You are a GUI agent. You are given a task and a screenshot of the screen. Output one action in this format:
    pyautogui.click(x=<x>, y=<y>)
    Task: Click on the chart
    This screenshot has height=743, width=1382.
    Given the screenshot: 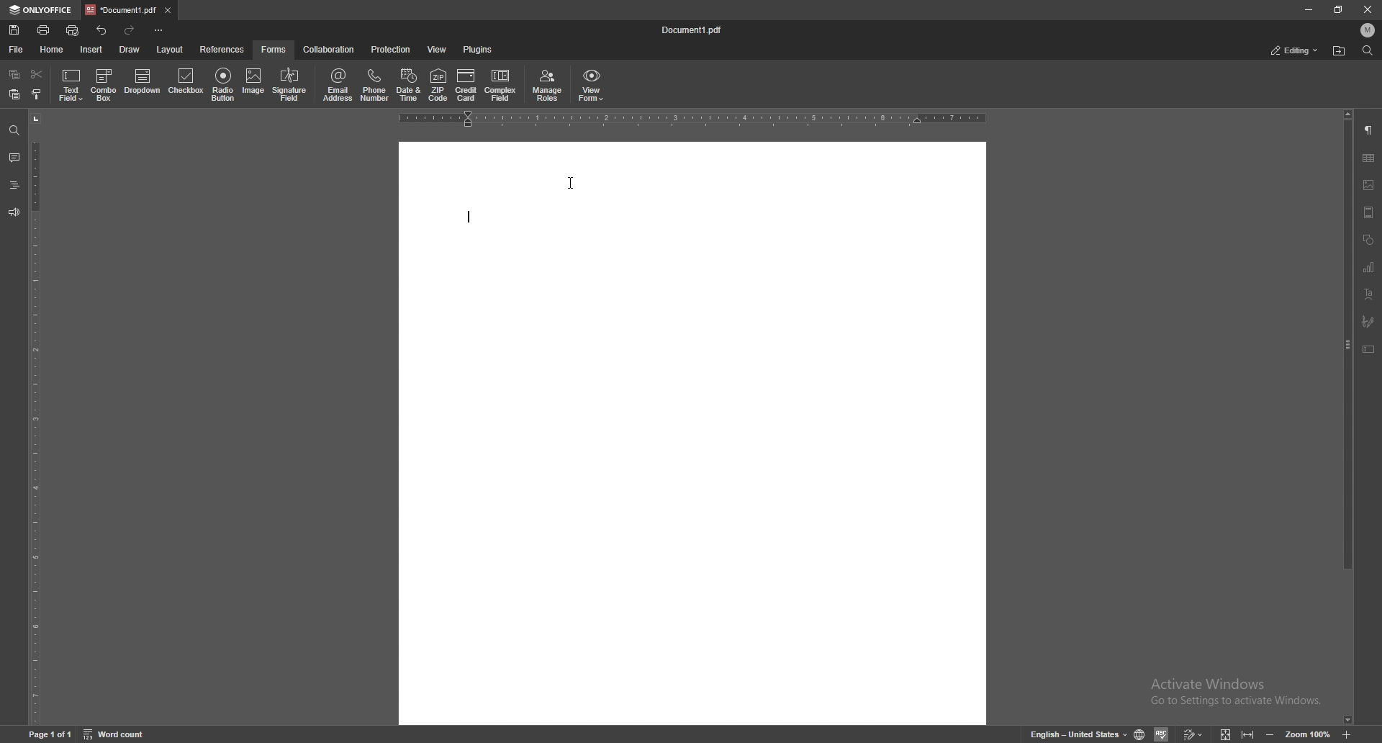 What is the action you would take?
    pyautogui.click(x=1370, y=266)
    